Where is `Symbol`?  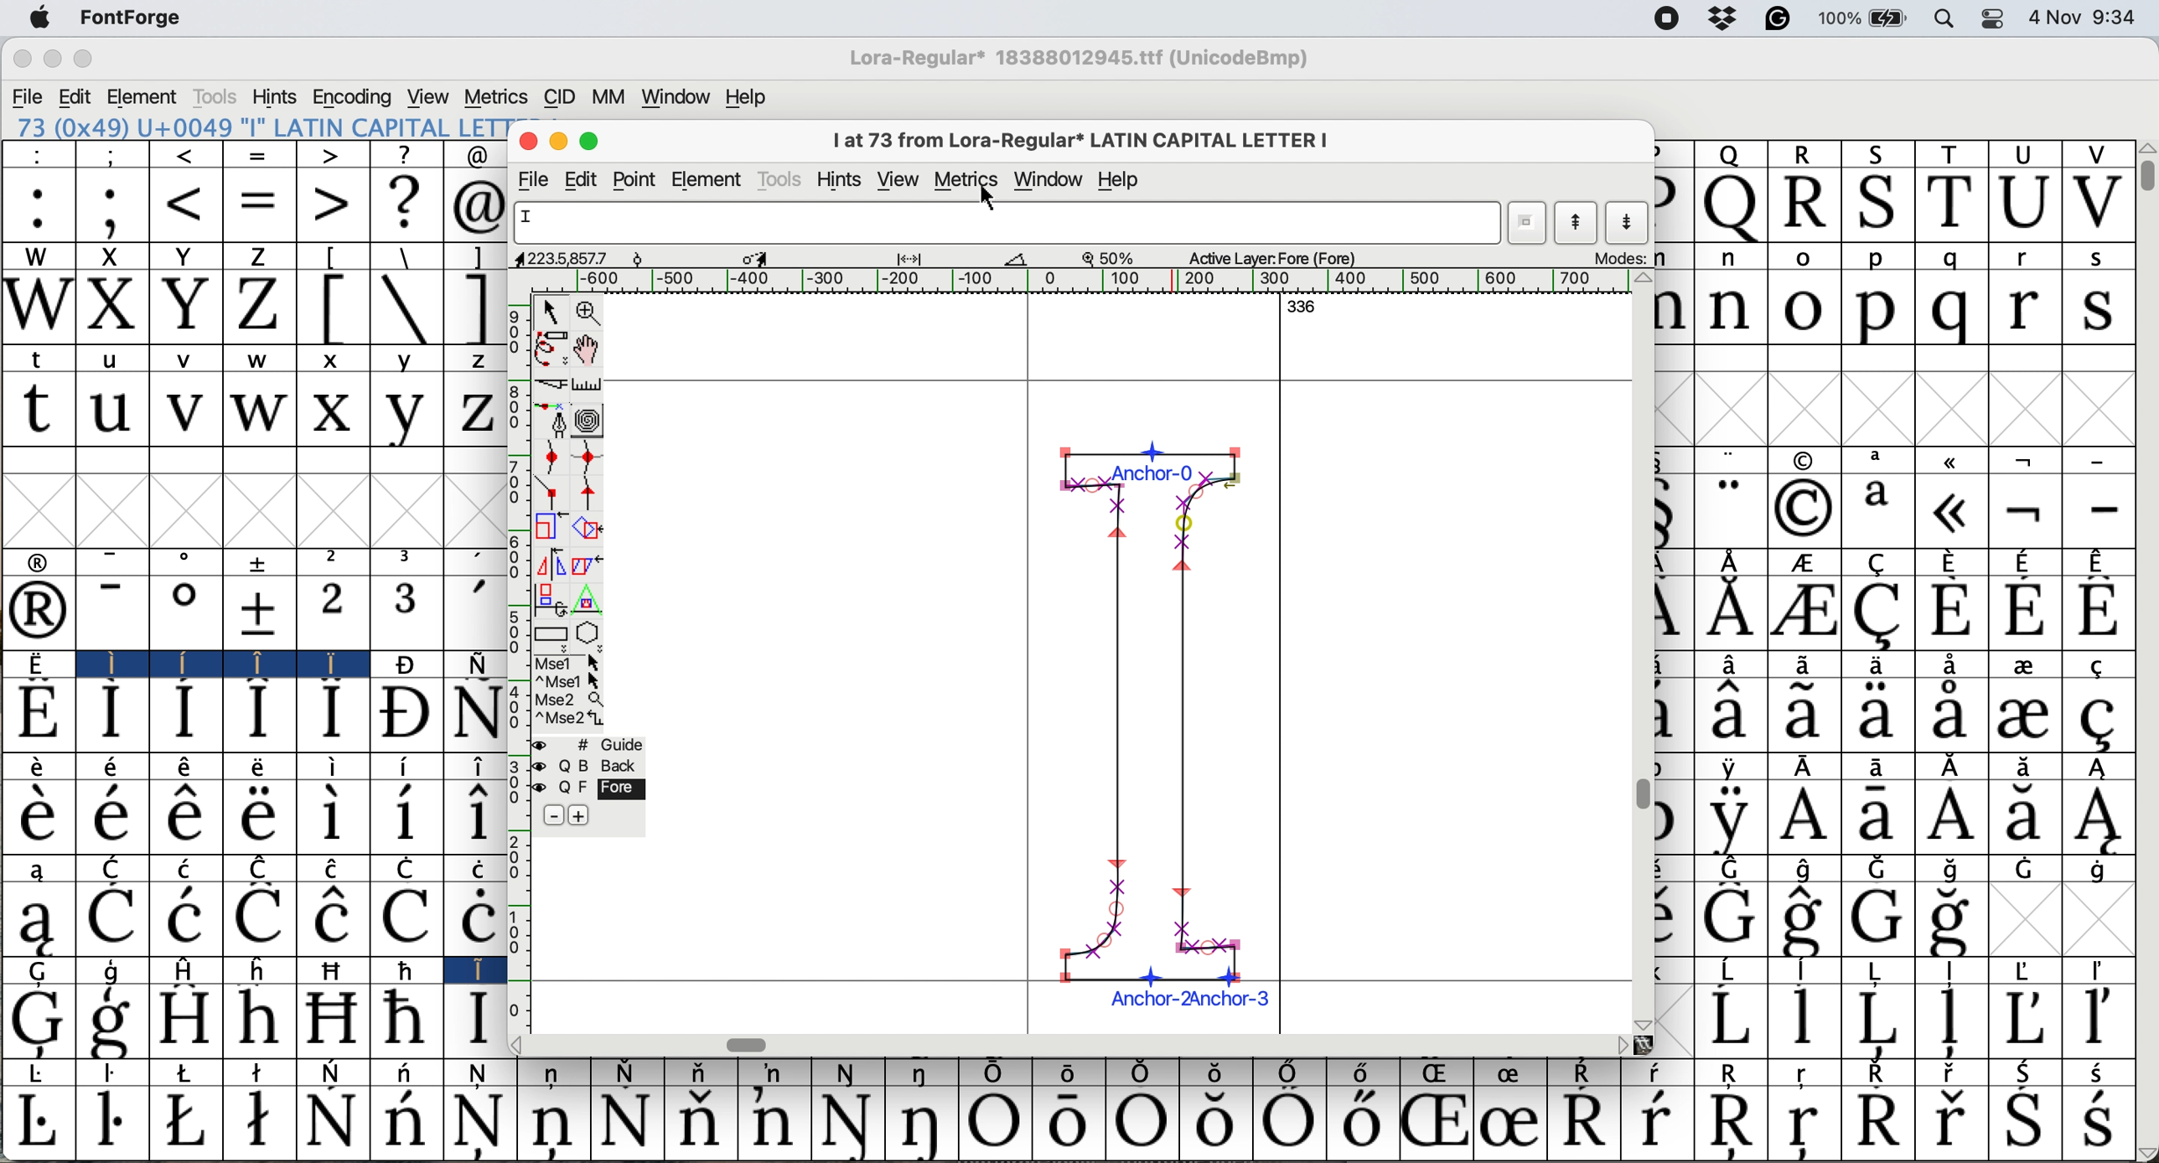
Symbol is located at coordinates (406, 917).